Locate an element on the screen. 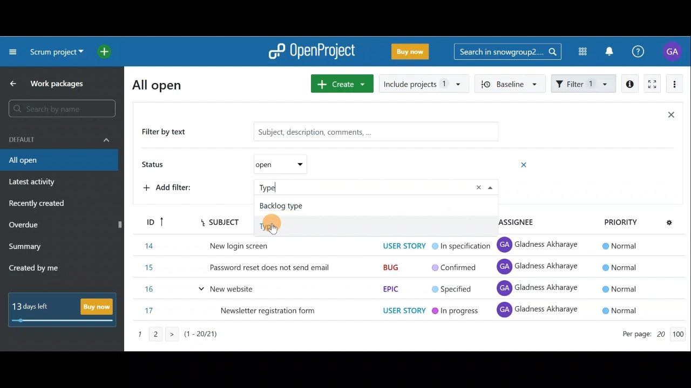 The width and height of the screenshot is (691, 388). Remove is located at coordinates (525, 164).